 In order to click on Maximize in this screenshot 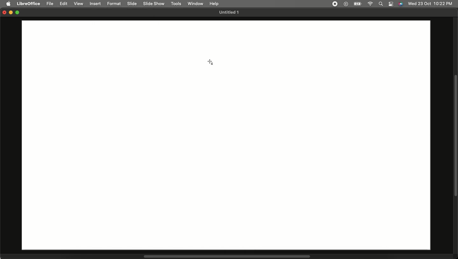, I will do `click(18, 13)`.